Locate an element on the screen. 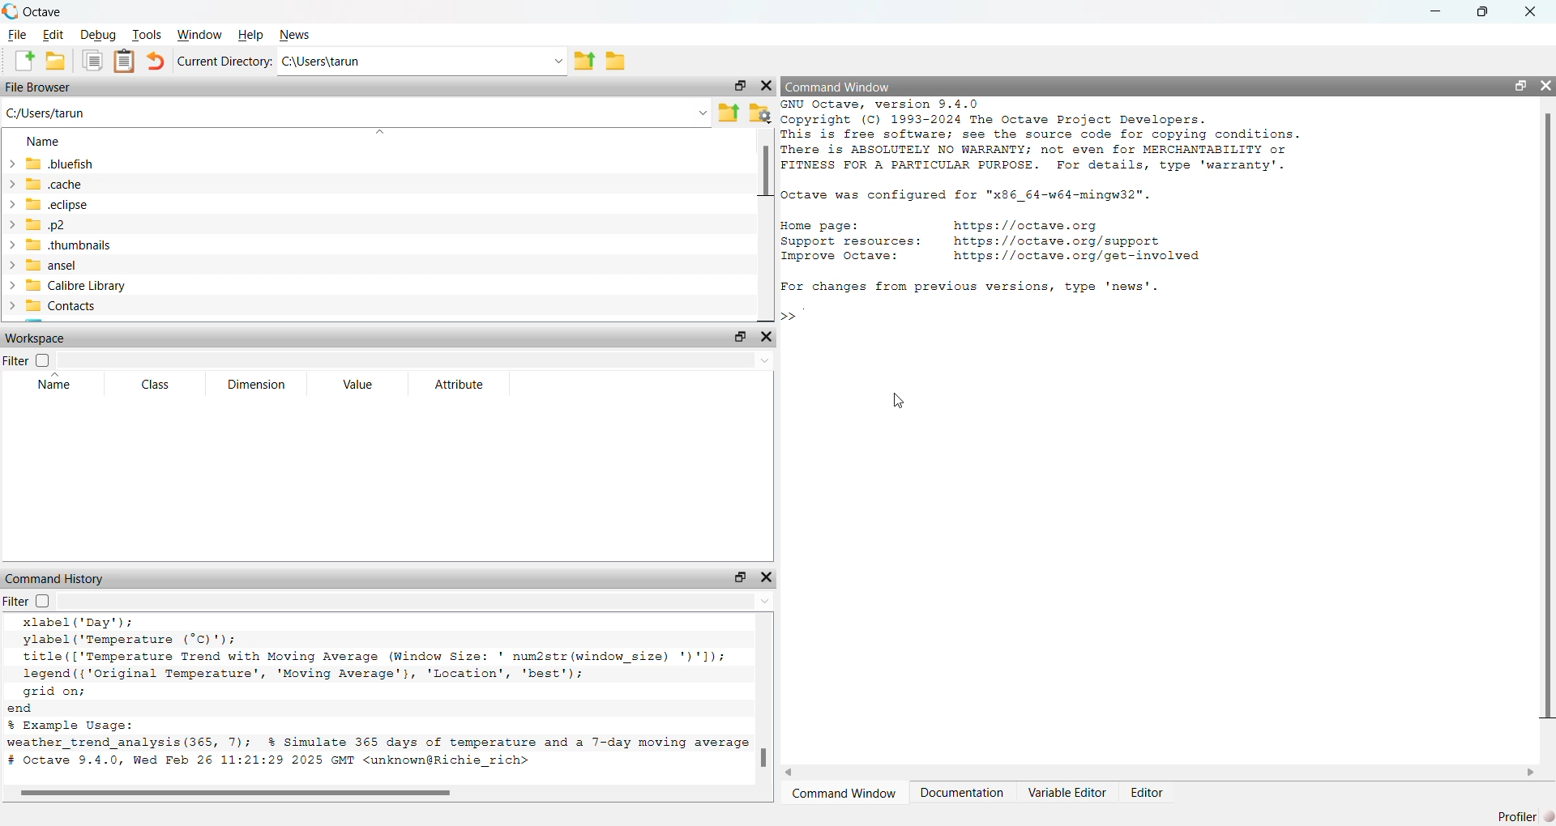 Image resolution: width=1556 pixels, height=826 pixels. Dimension is located at coordinates (258, 385).